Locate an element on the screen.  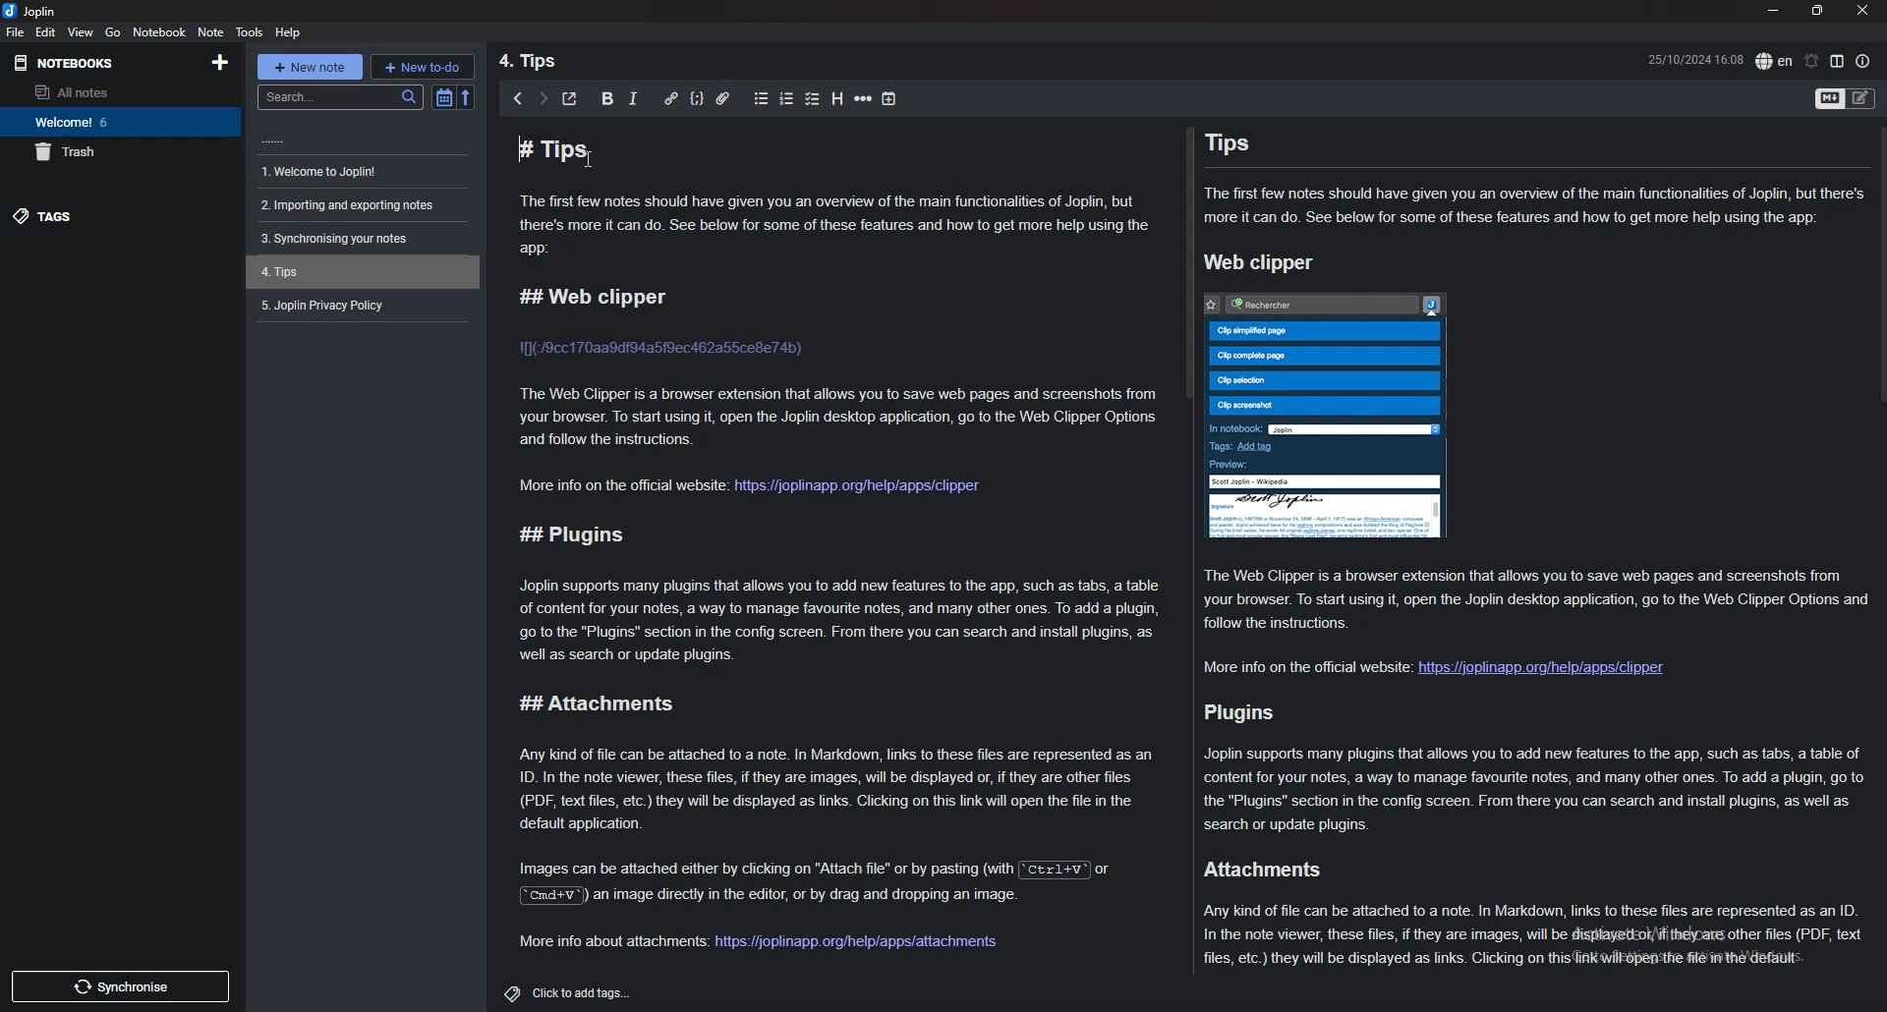
Info is located at coordinates (1325, 516).